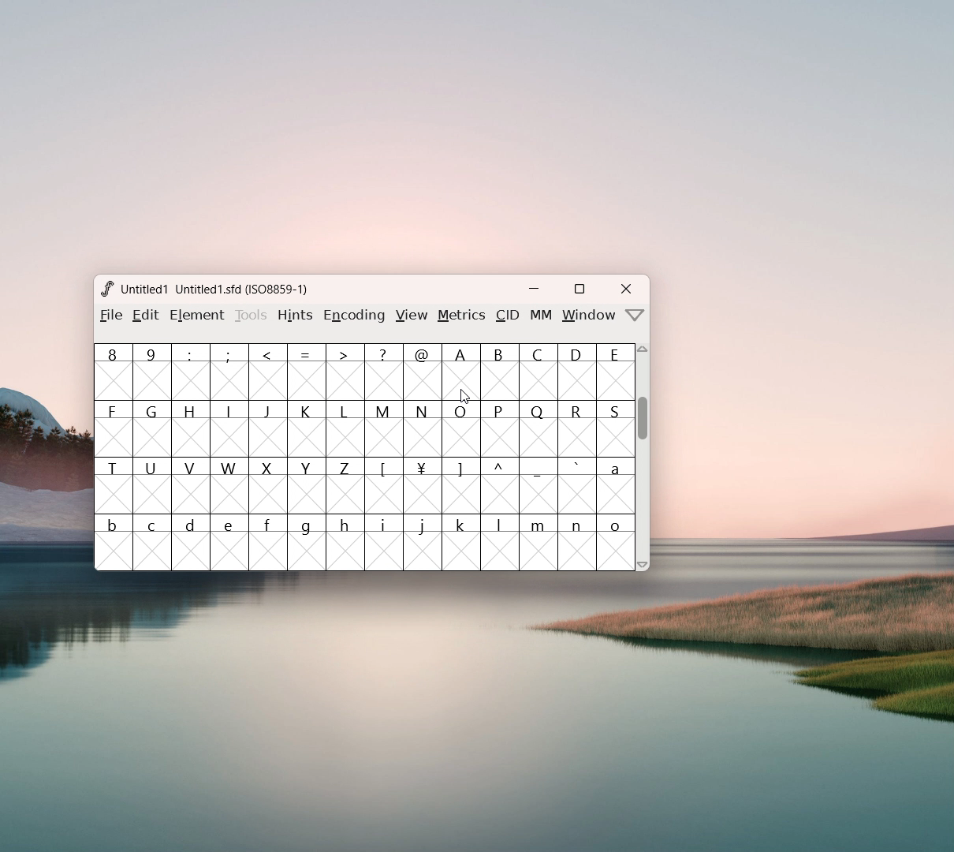 This screenshot has width=954, height=852. I want to click on W, so click(230, 485).